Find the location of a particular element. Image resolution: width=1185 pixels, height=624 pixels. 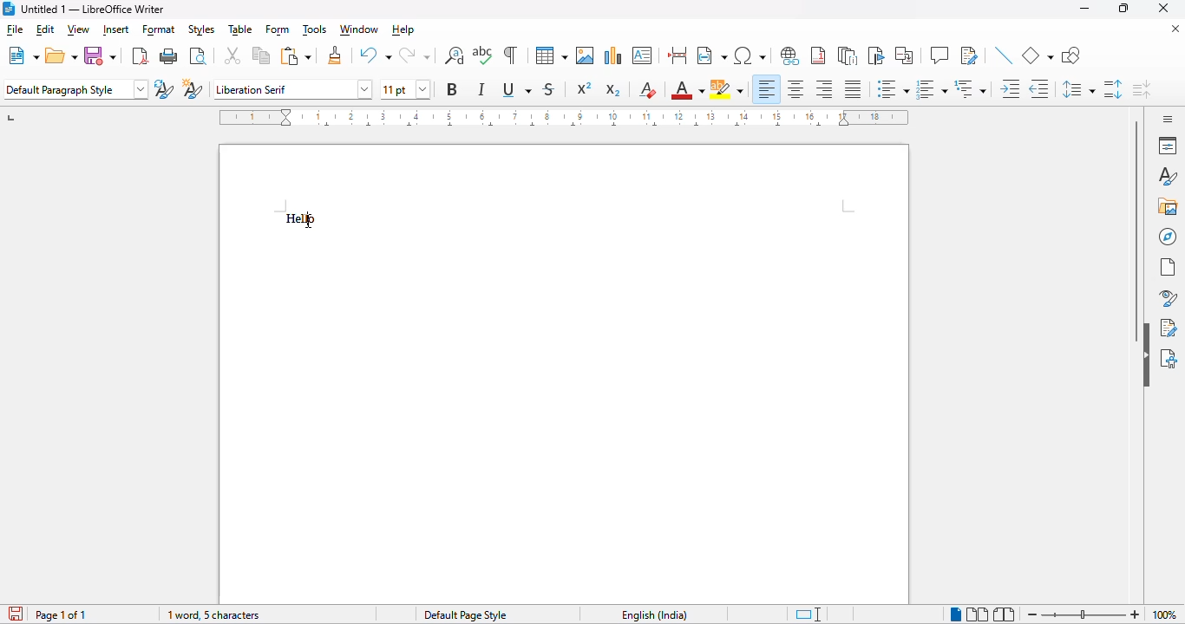

increase paragraph spacing is located at coordinates (1114, 90).